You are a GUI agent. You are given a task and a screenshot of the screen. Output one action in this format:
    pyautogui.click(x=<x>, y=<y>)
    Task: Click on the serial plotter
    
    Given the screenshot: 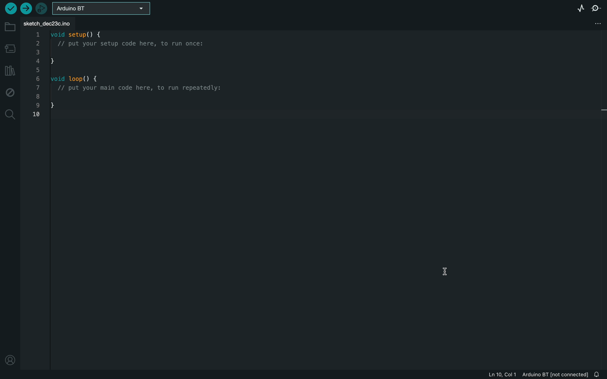 What is the action you would take?
    pyautogui.click(x=576, y=8)
    